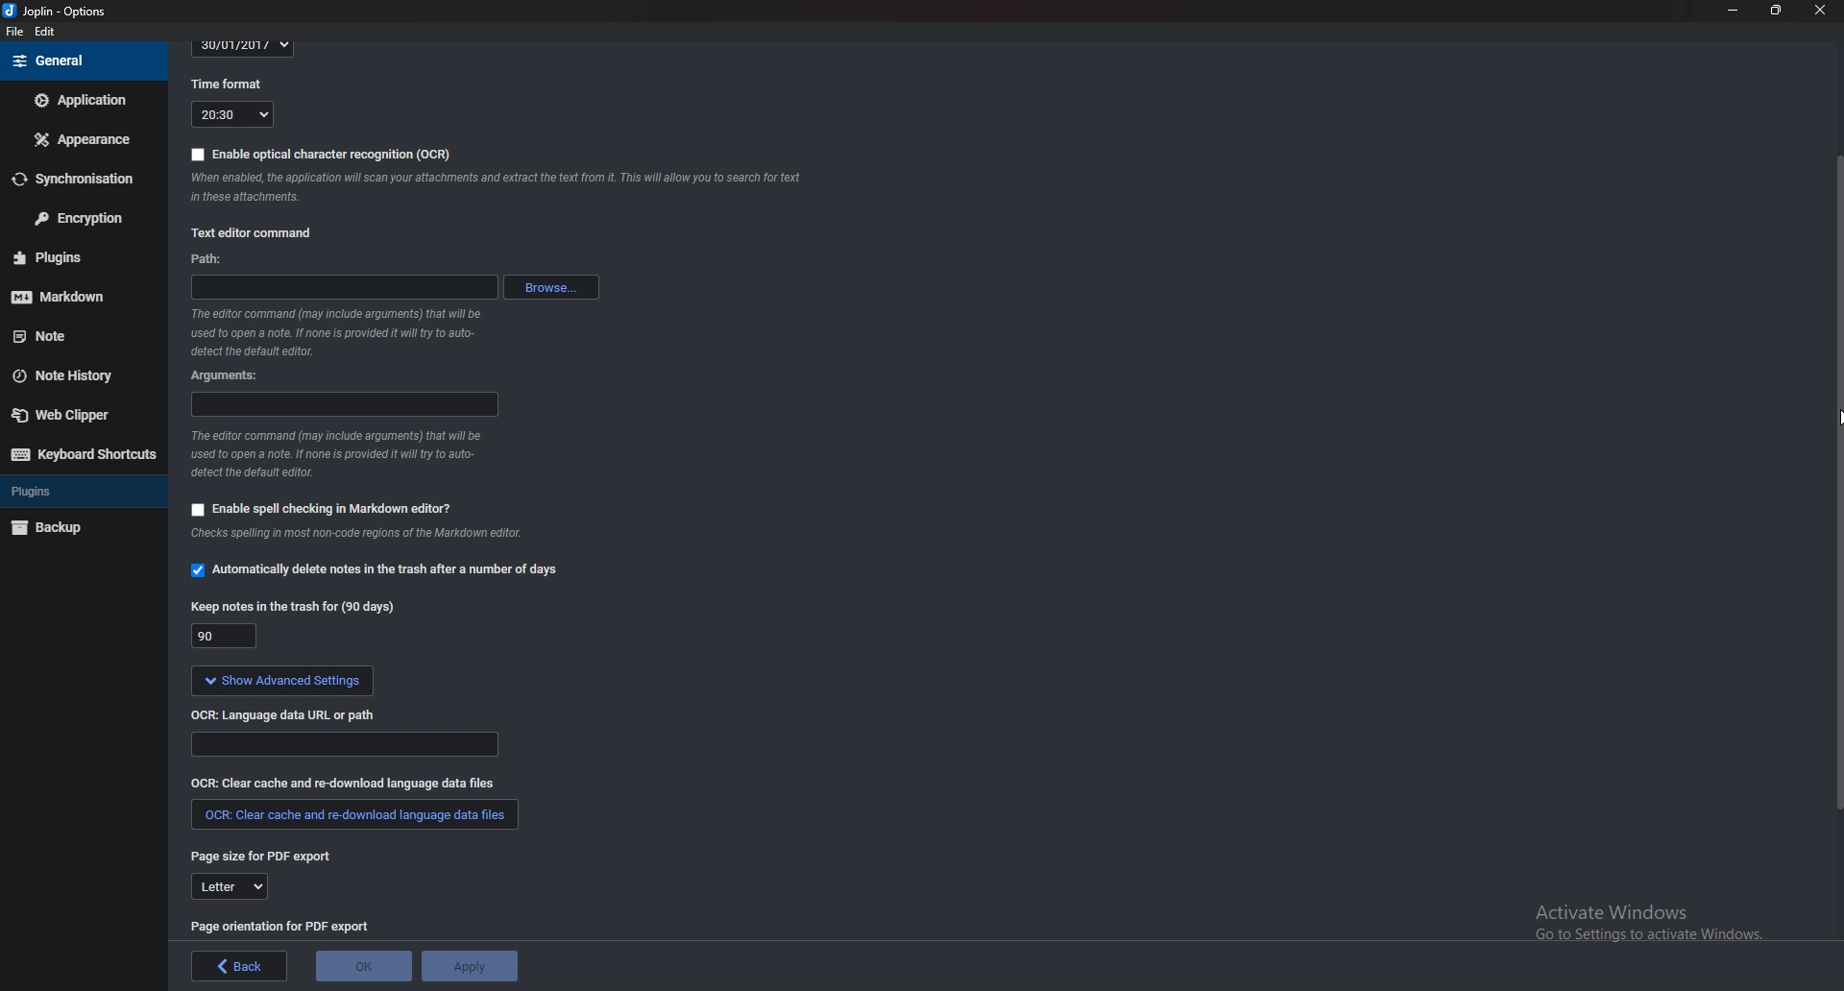 Image resolution: width=1844 pixels, height=991 pixels. I want to click on ocr Language data url or path, so click(286, 714).